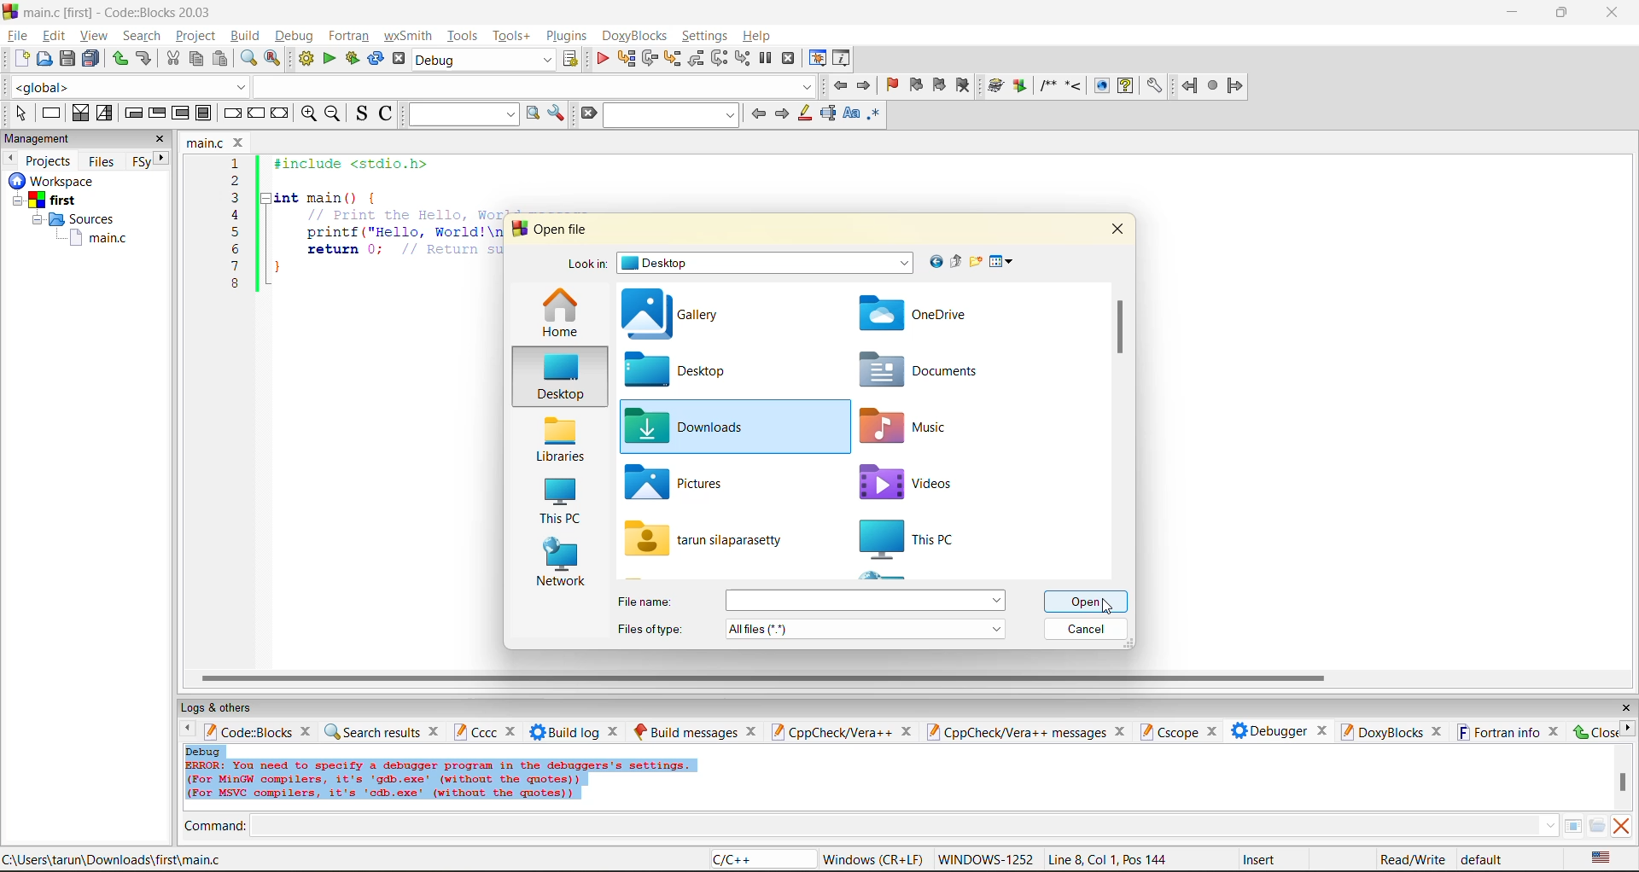 This screenshot has width=1639, height=872. I want to click on selected text, so click(828, 113).